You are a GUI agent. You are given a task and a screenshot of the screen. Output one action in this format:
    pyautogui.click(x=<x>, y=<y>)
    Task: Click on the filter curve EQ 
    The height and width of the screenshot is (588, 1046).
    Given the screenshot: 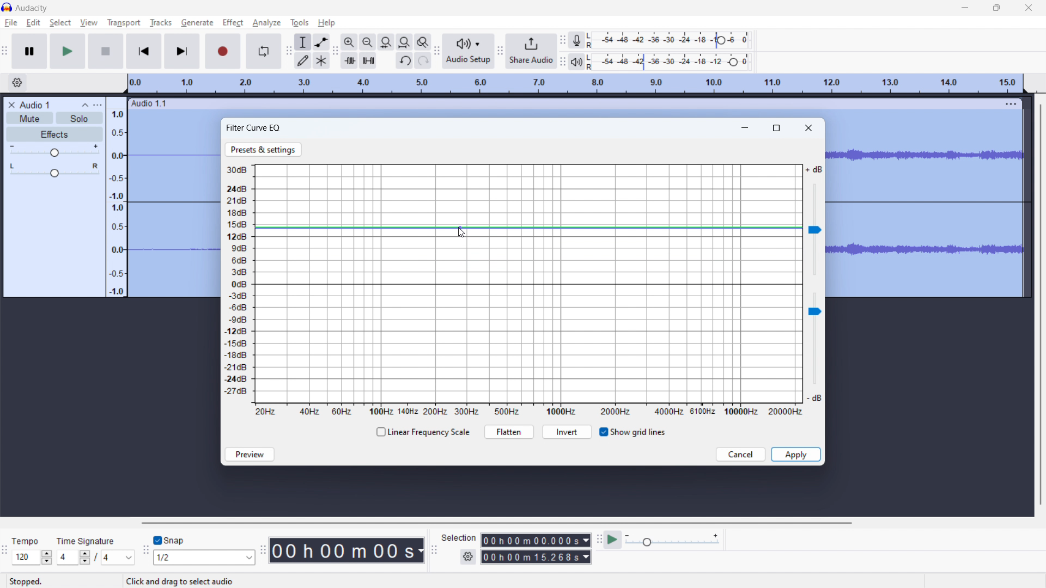 What is the action you would take?
    pyautogui.click(x=254, y=128)
    